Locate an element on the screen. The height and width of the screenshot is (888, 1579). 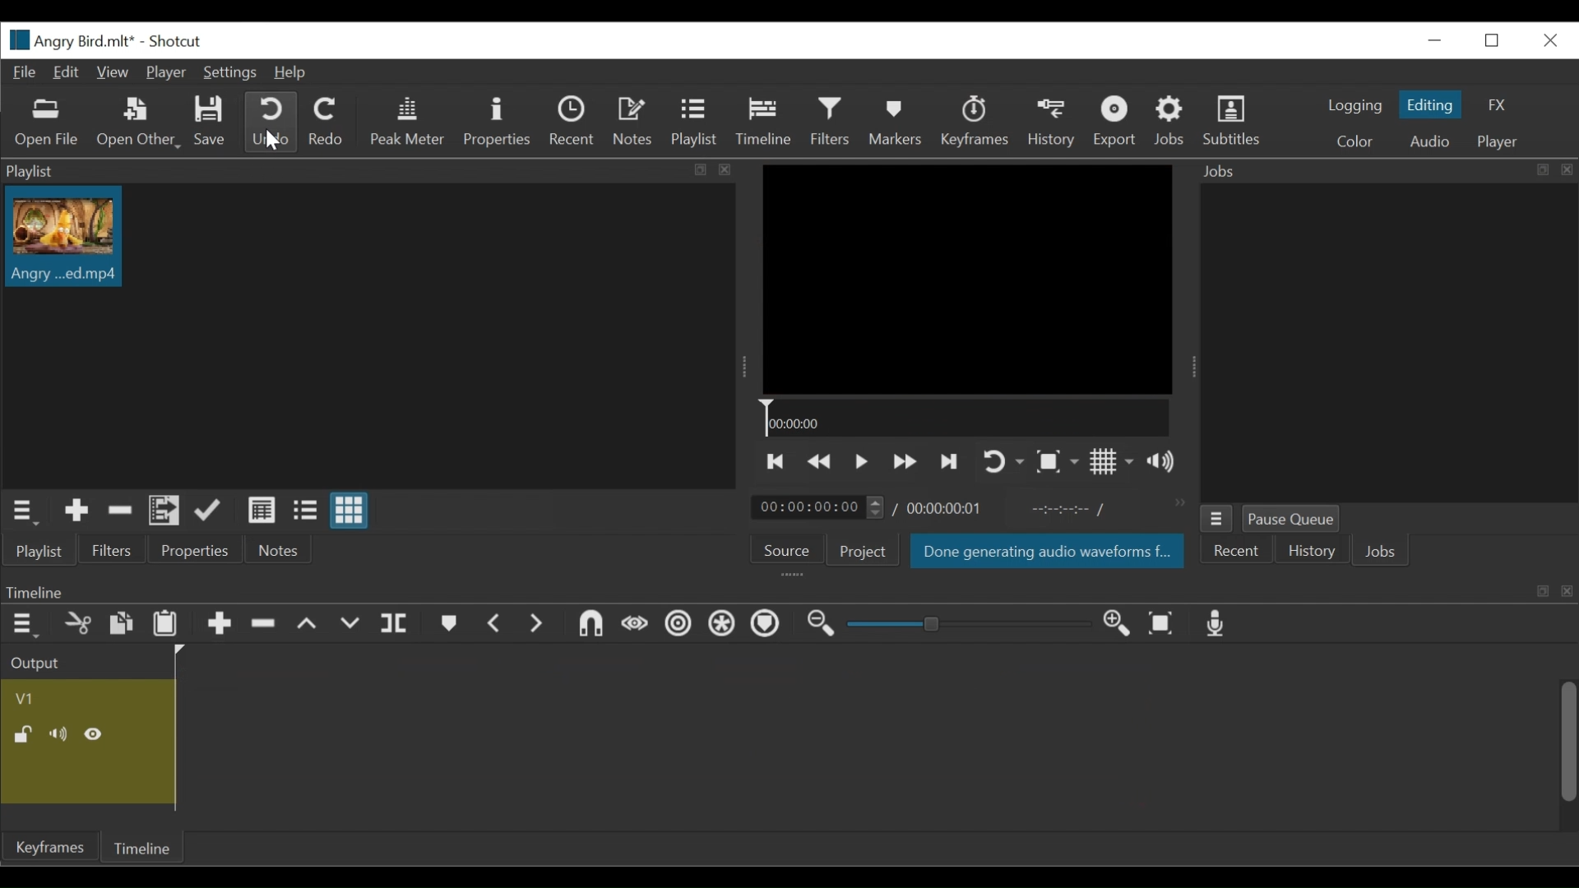
Edit is located at coordinates (67, 73).